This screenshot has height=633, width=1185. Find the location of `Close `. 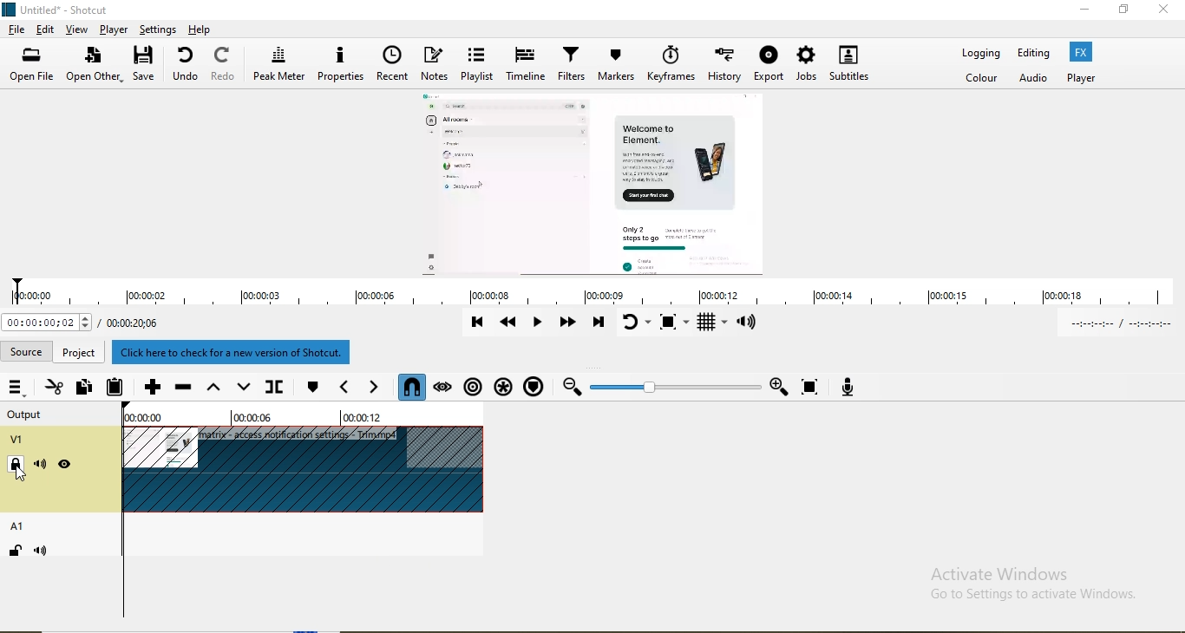

Close  is located at coordinates (1167, 12).